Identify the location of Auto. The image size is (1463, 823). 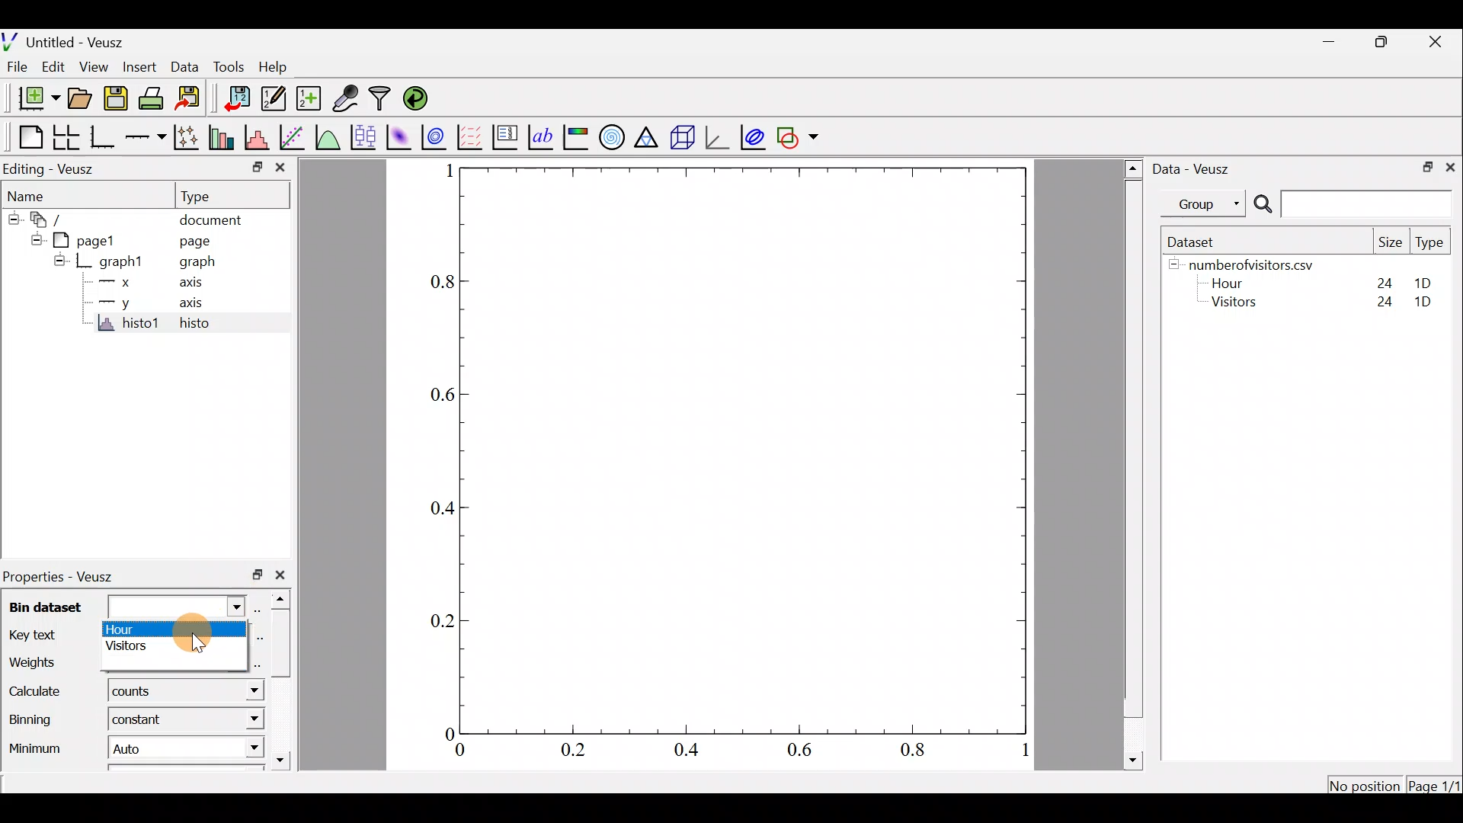
(145, 748).